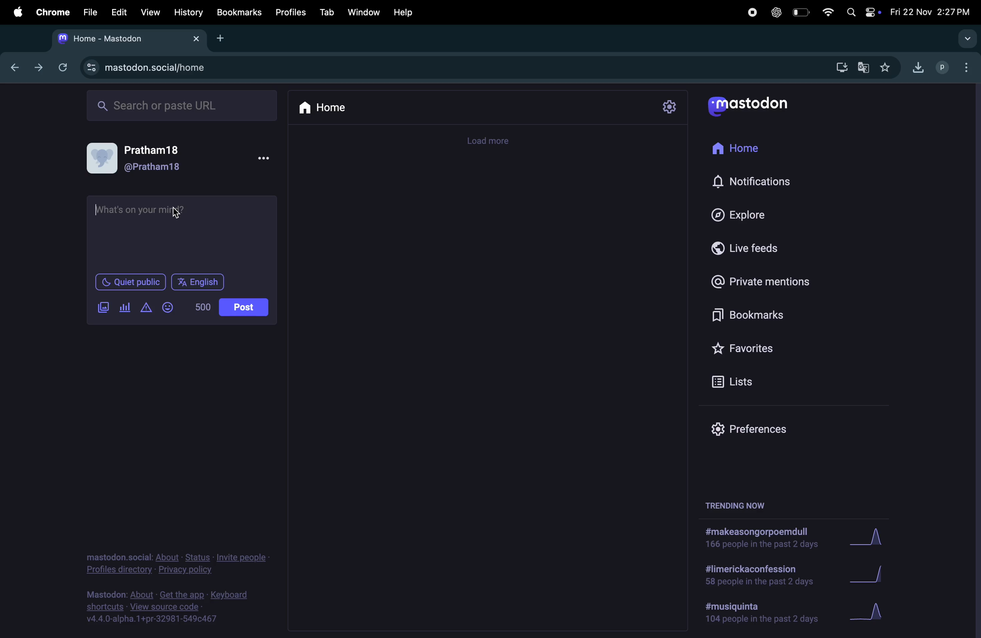 The image size is (981, 638). I want to click on explore, so click(771, 214).